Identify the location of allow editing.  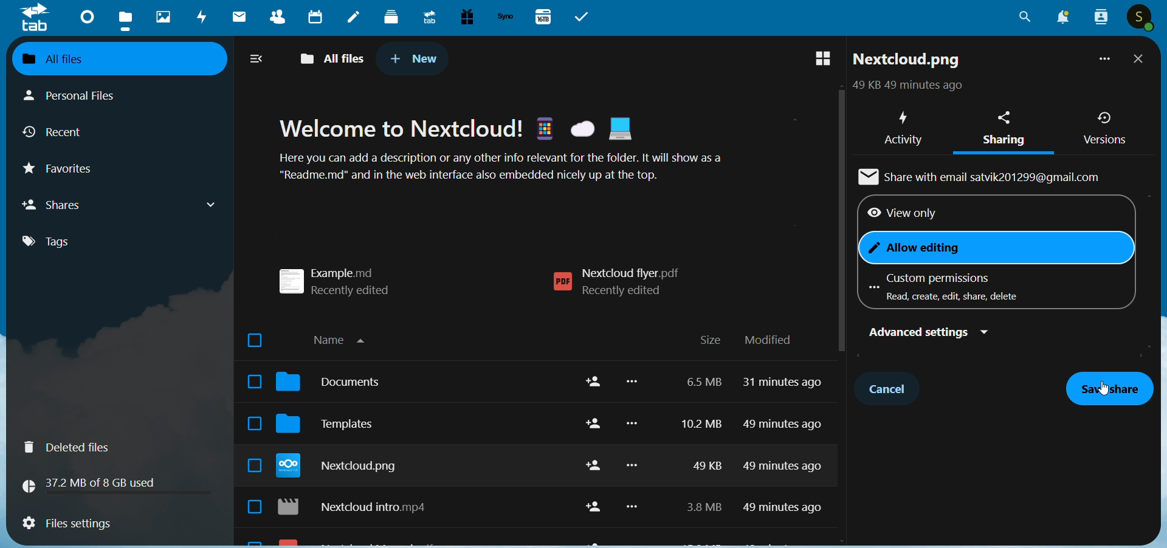
(926, 248).